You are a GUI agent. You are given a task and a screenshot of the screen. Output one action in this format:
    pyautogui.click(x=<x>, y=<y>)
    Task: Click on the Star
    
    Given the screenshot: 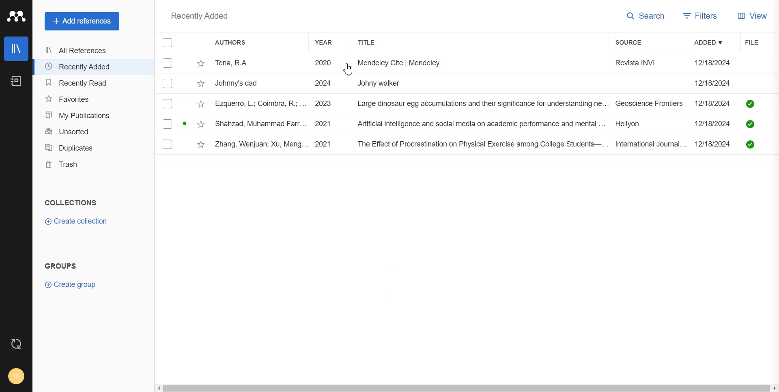 What is the action you would take?
    pyautogui.click(x=201, y=103)
    